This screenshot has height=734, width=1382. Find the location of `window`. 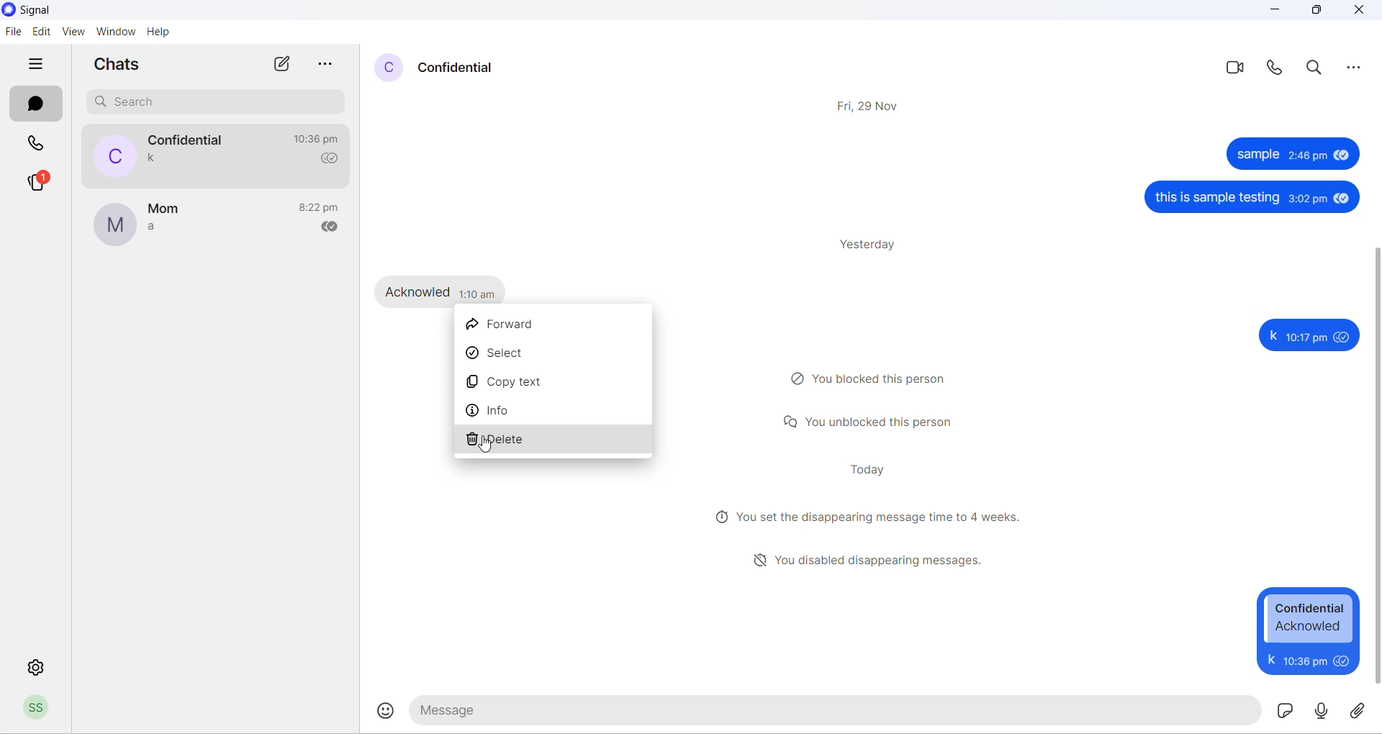

window is located at coordinates (115, 34).